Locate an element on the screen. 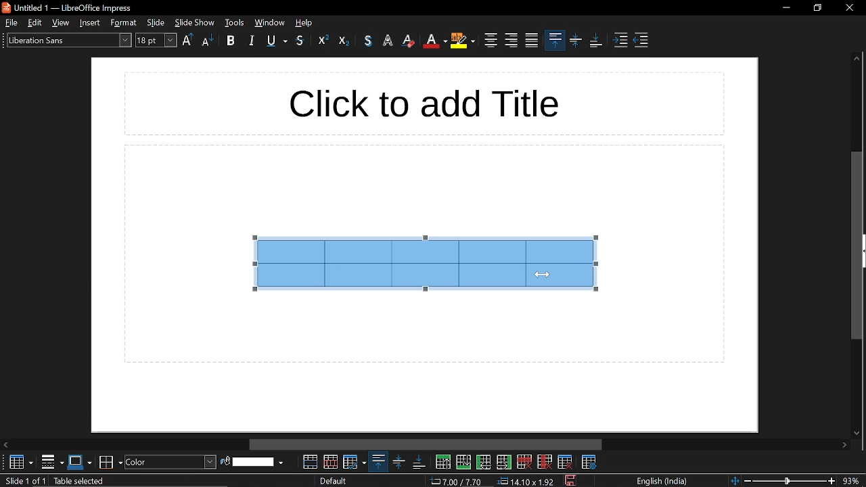 The width and height of the screenshot is (866, 487). insert column after is located at coordinates (505, 463).